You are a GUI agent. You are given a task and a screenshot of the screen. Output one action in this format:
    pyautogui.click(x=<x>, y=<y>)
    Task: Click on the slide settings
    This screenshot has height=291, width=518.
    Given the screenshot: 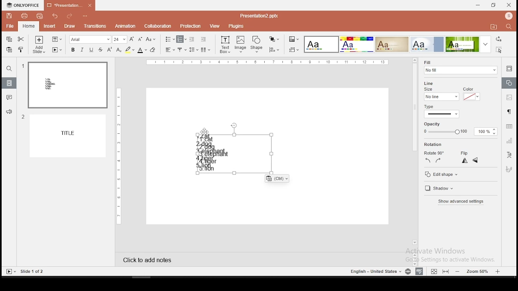 What is the action you would take?
    pyautogui.click(x=509, y=70)
    